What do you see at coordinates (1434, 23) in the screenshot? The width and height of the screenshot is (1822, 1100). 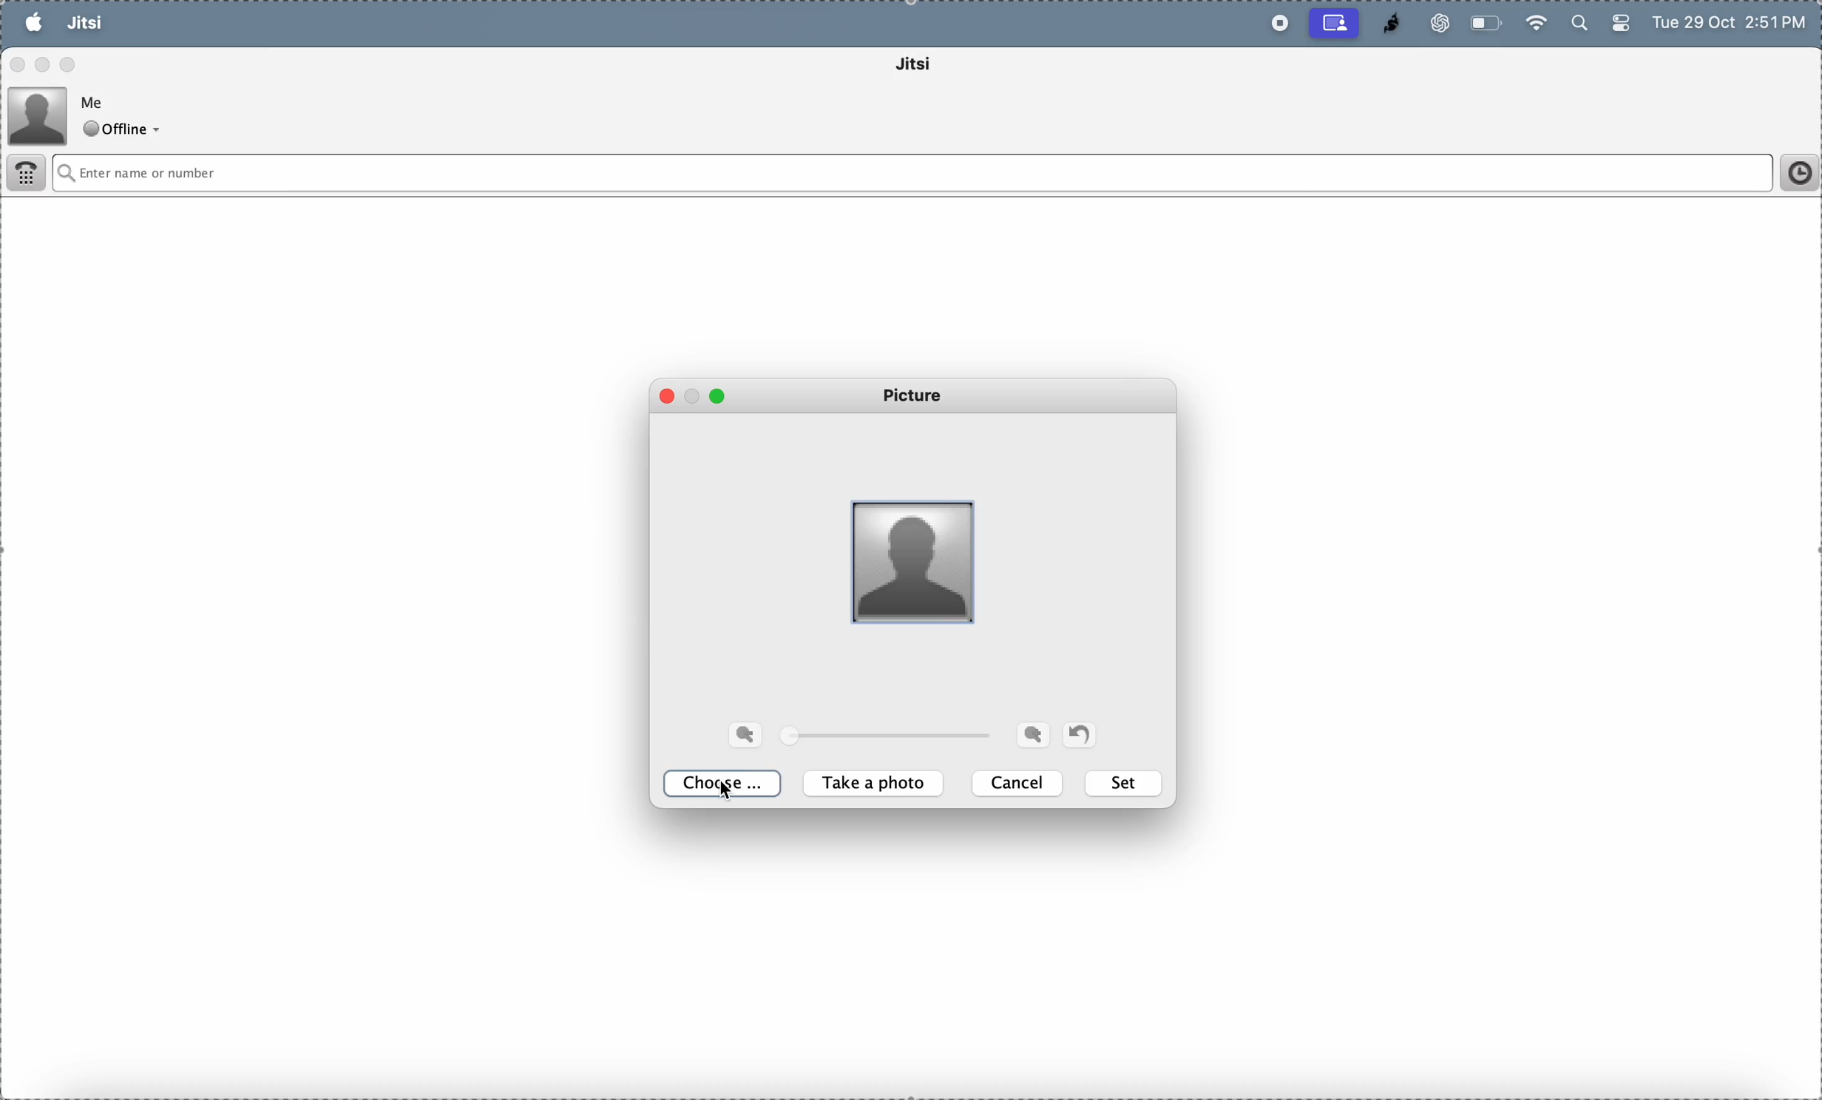 I see `chatgpt` at bounding box center [1434, 23].